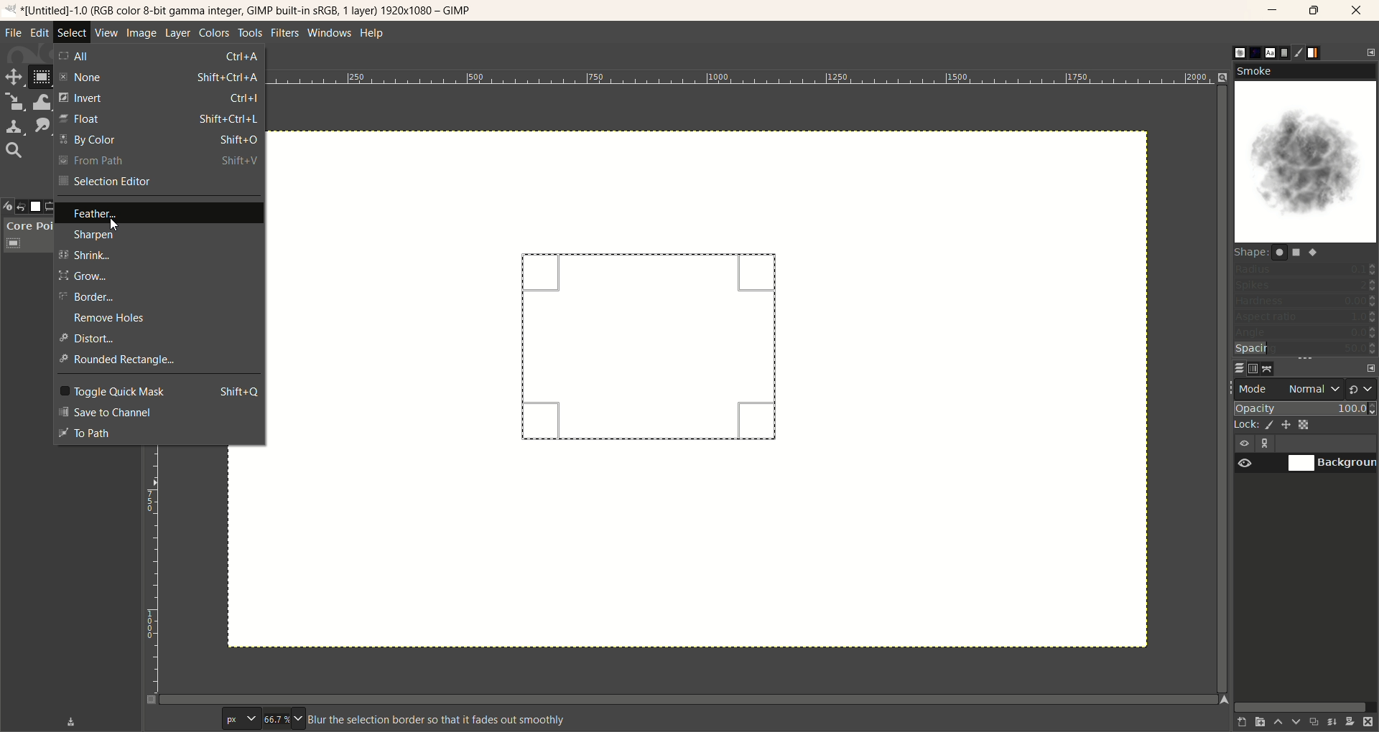  Describe the element at coordinates (1296, 722) in the screenshot. I see `lower this layer one step` at that location.